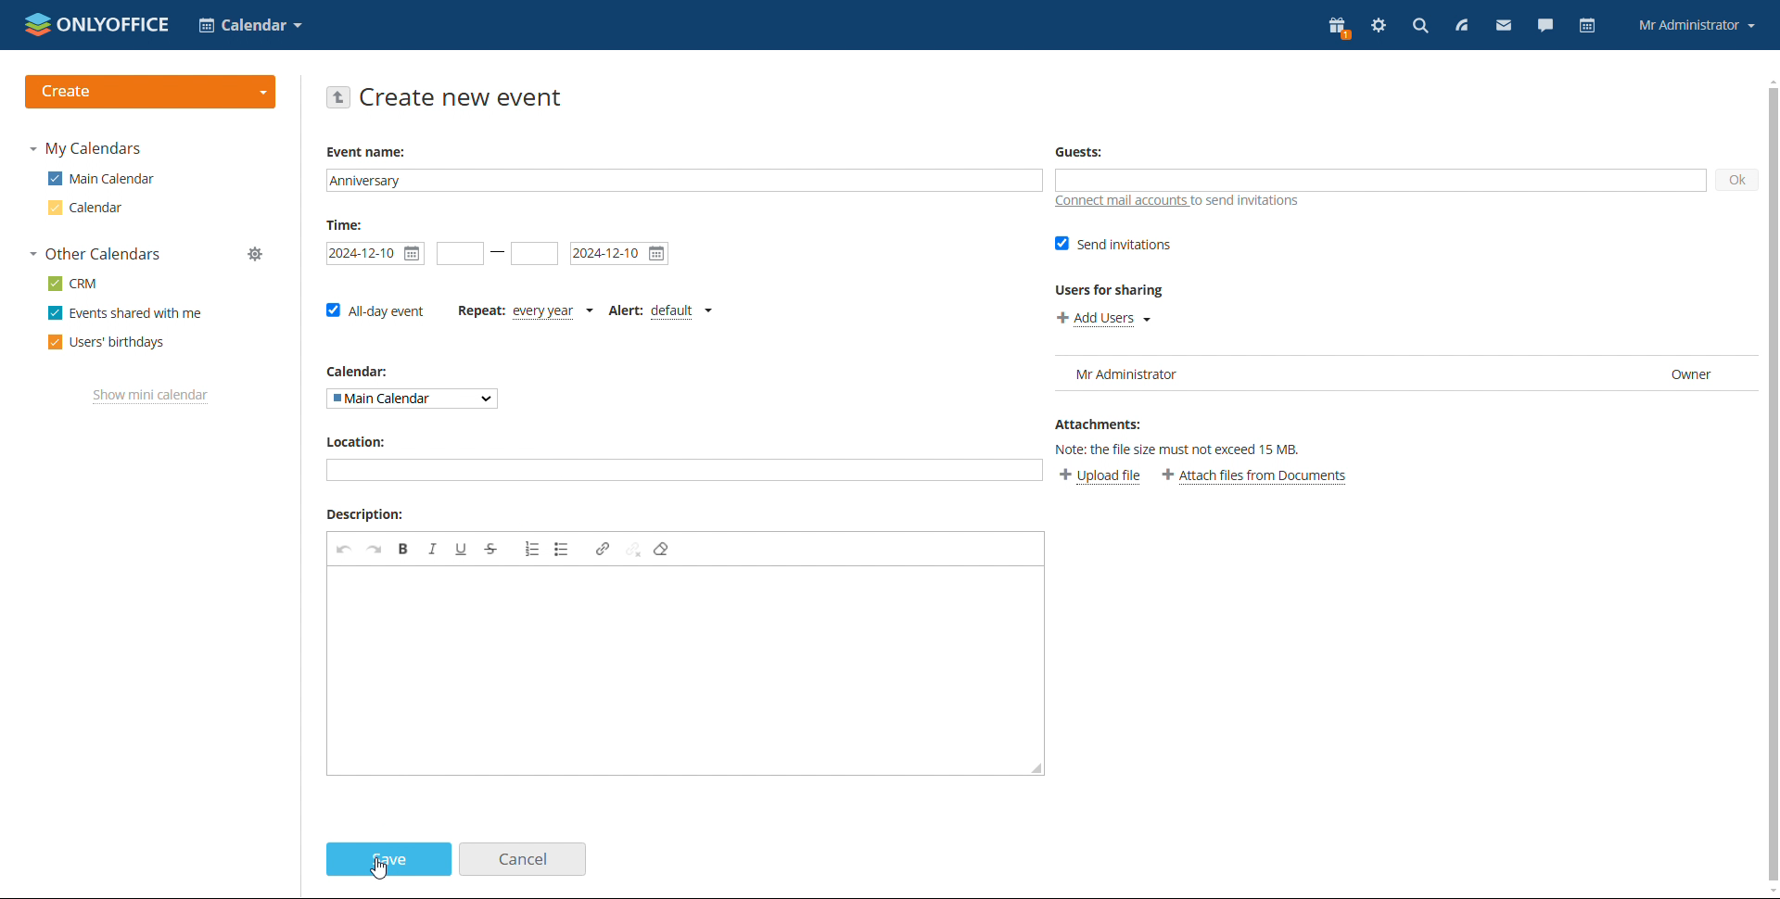 The width and height of the screenshot is (1780, 899). I want to click on create new event, so click(464, 98).